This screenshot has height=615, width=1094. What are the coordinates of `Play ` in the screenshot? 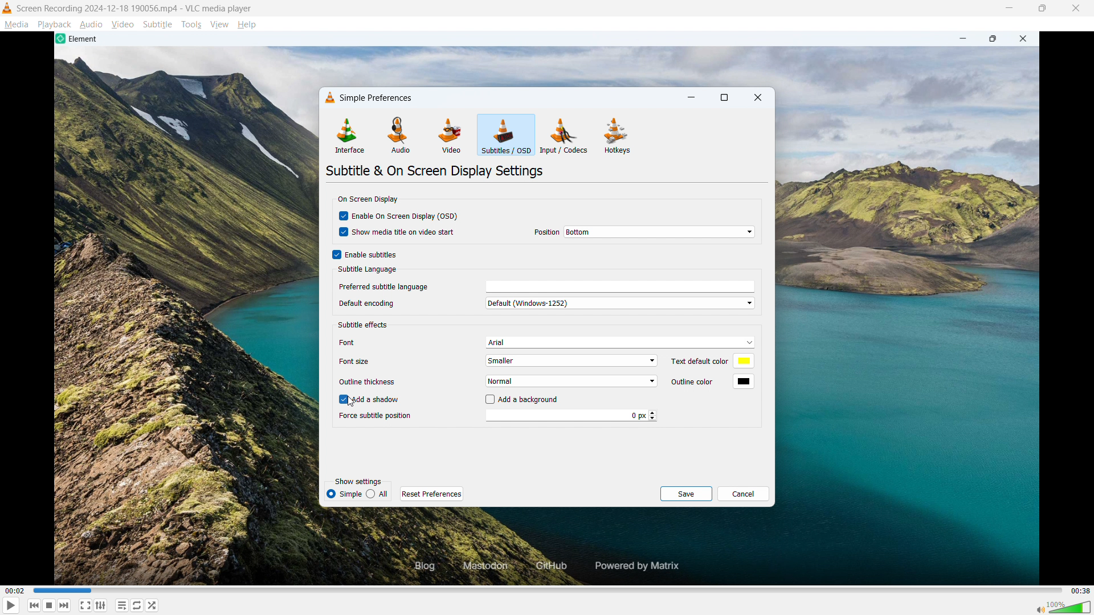 It's located at (11, 605).